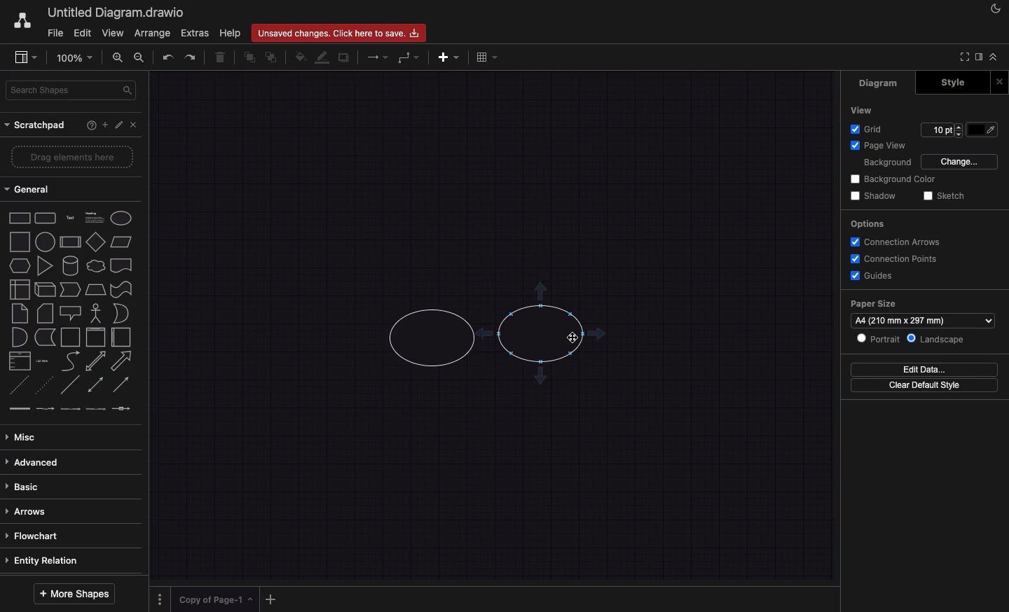  I want to click on or, so click(121, 314).